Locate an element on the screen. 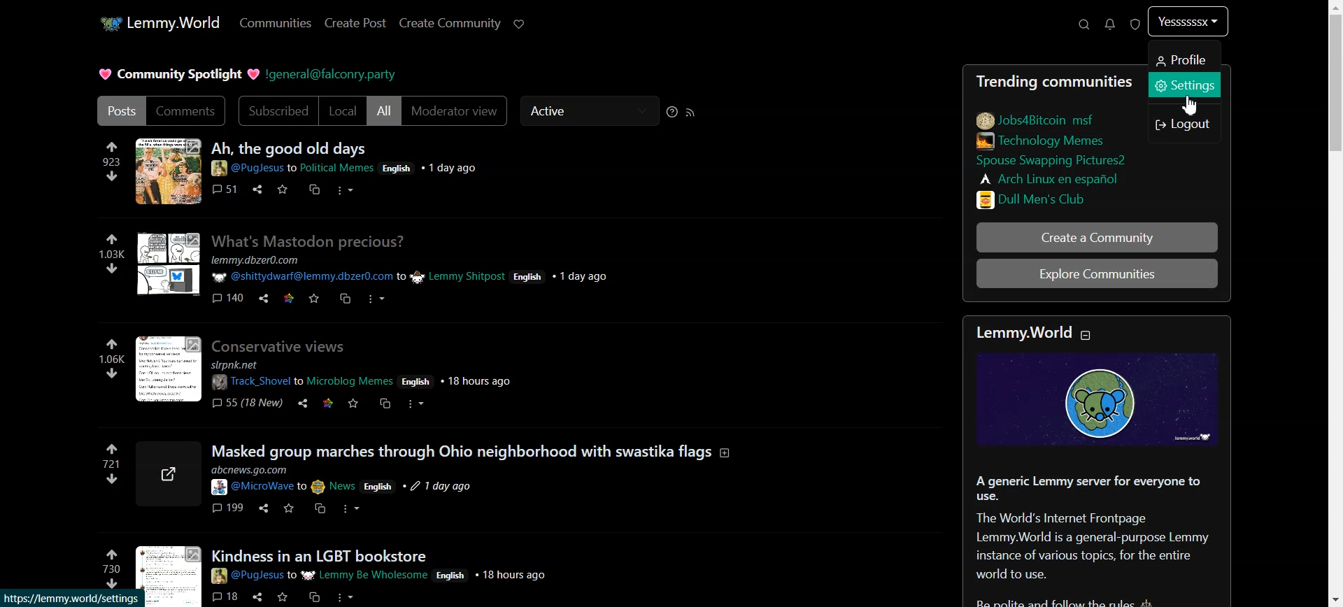  Create a Community is located at coordinates (1095, 238).